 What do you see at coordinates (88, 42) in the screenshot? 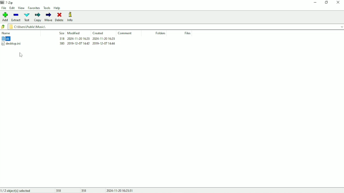
I see `318 2024-11-201623 2024-11-20 1623
MW 200207140 2016-207 kd` at bounding box center [88, 42].